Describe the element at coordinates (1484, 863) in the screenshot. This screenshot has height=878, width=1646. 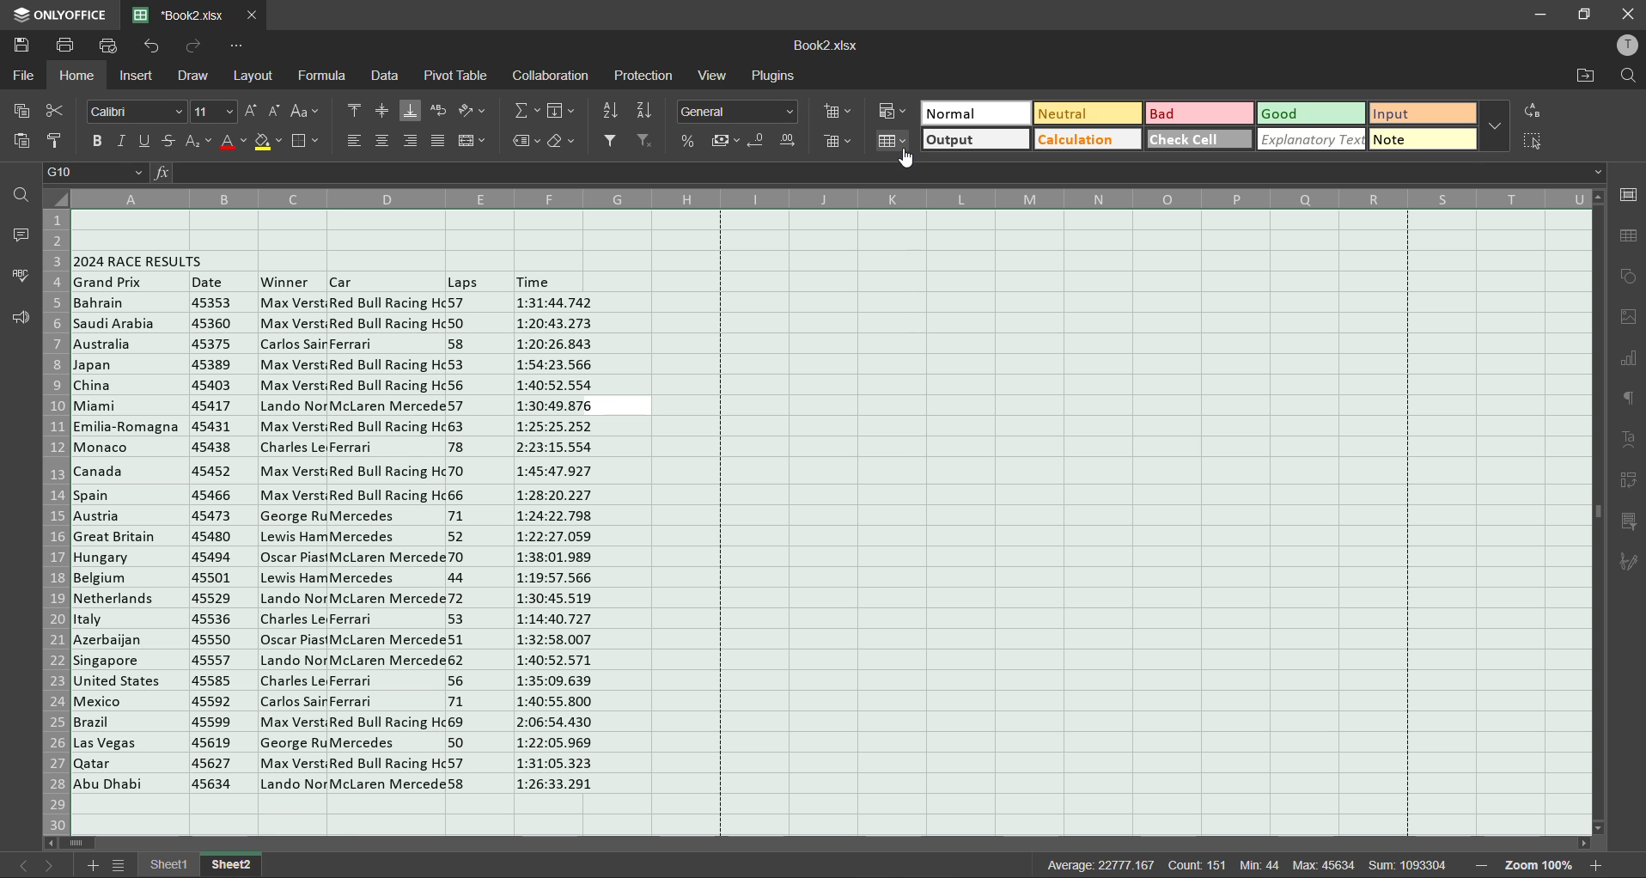
I see `zoom out` at that location.